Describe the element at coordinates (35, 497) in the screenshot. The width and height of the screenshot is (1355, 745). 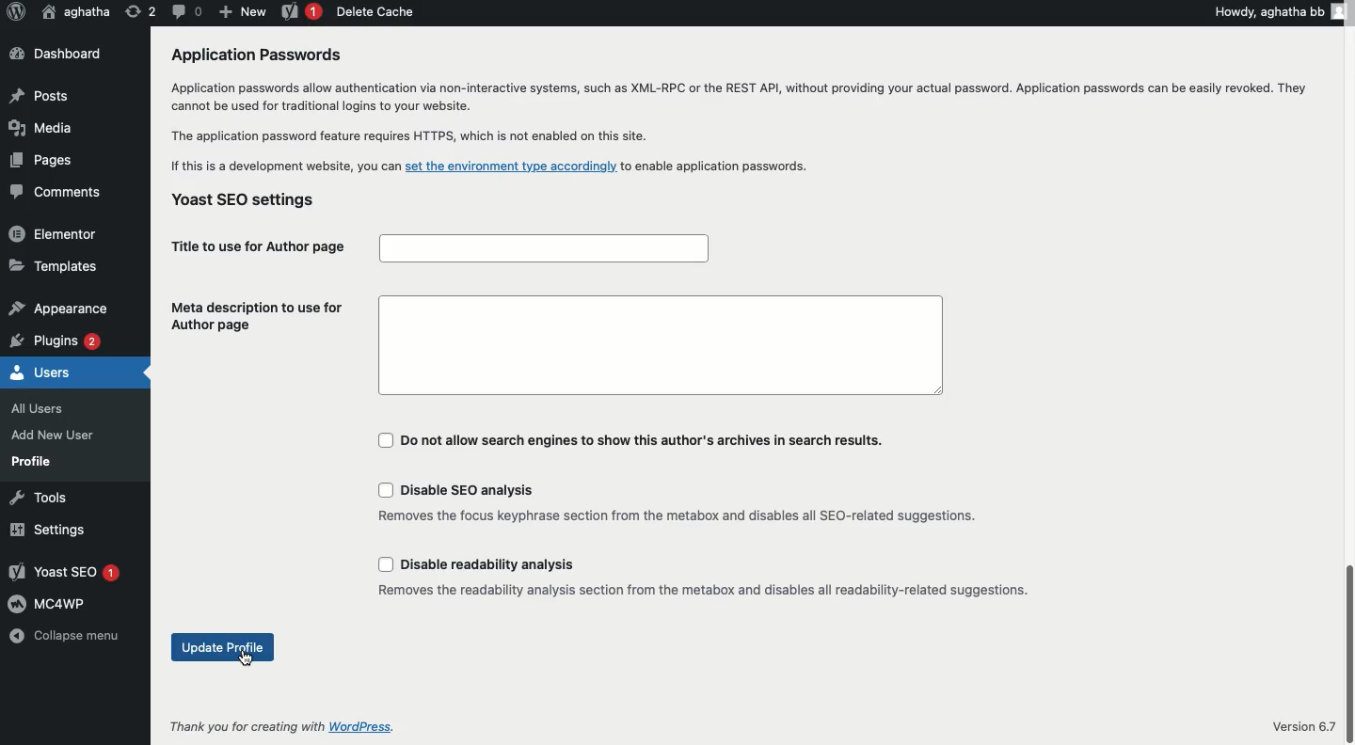
I see `Tools` at that location.